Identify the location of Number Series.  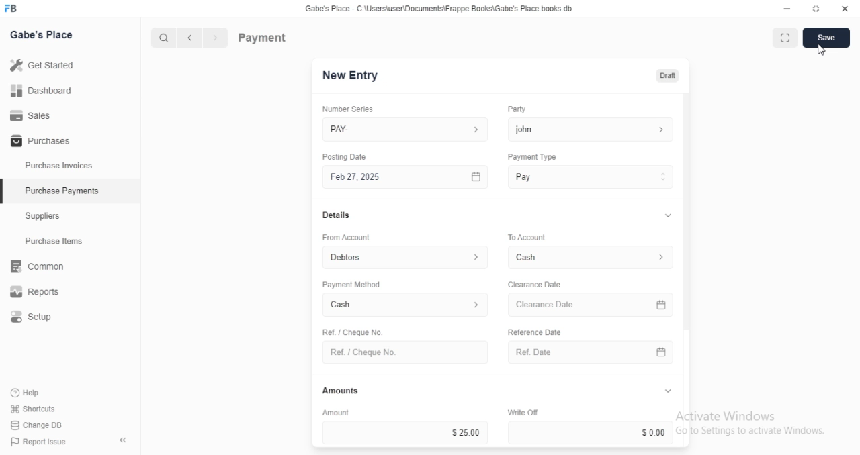
(343, 109).